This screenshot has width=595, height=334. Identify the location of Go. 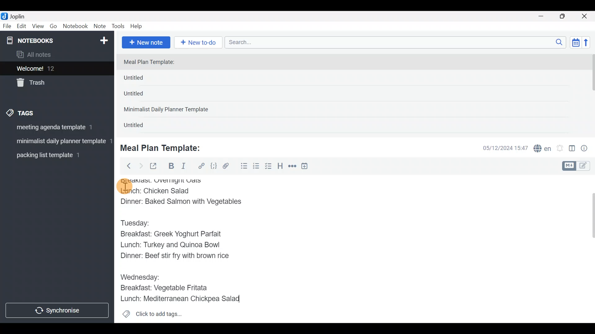
(53, 28).